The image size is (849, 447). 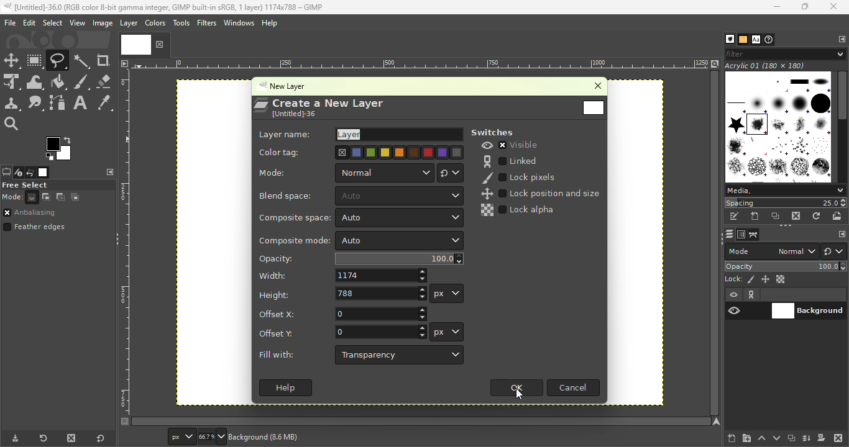 What do you see at coordinates (129, 25) in the screenshot?
I see `layer` at bounding box center [129, 25].